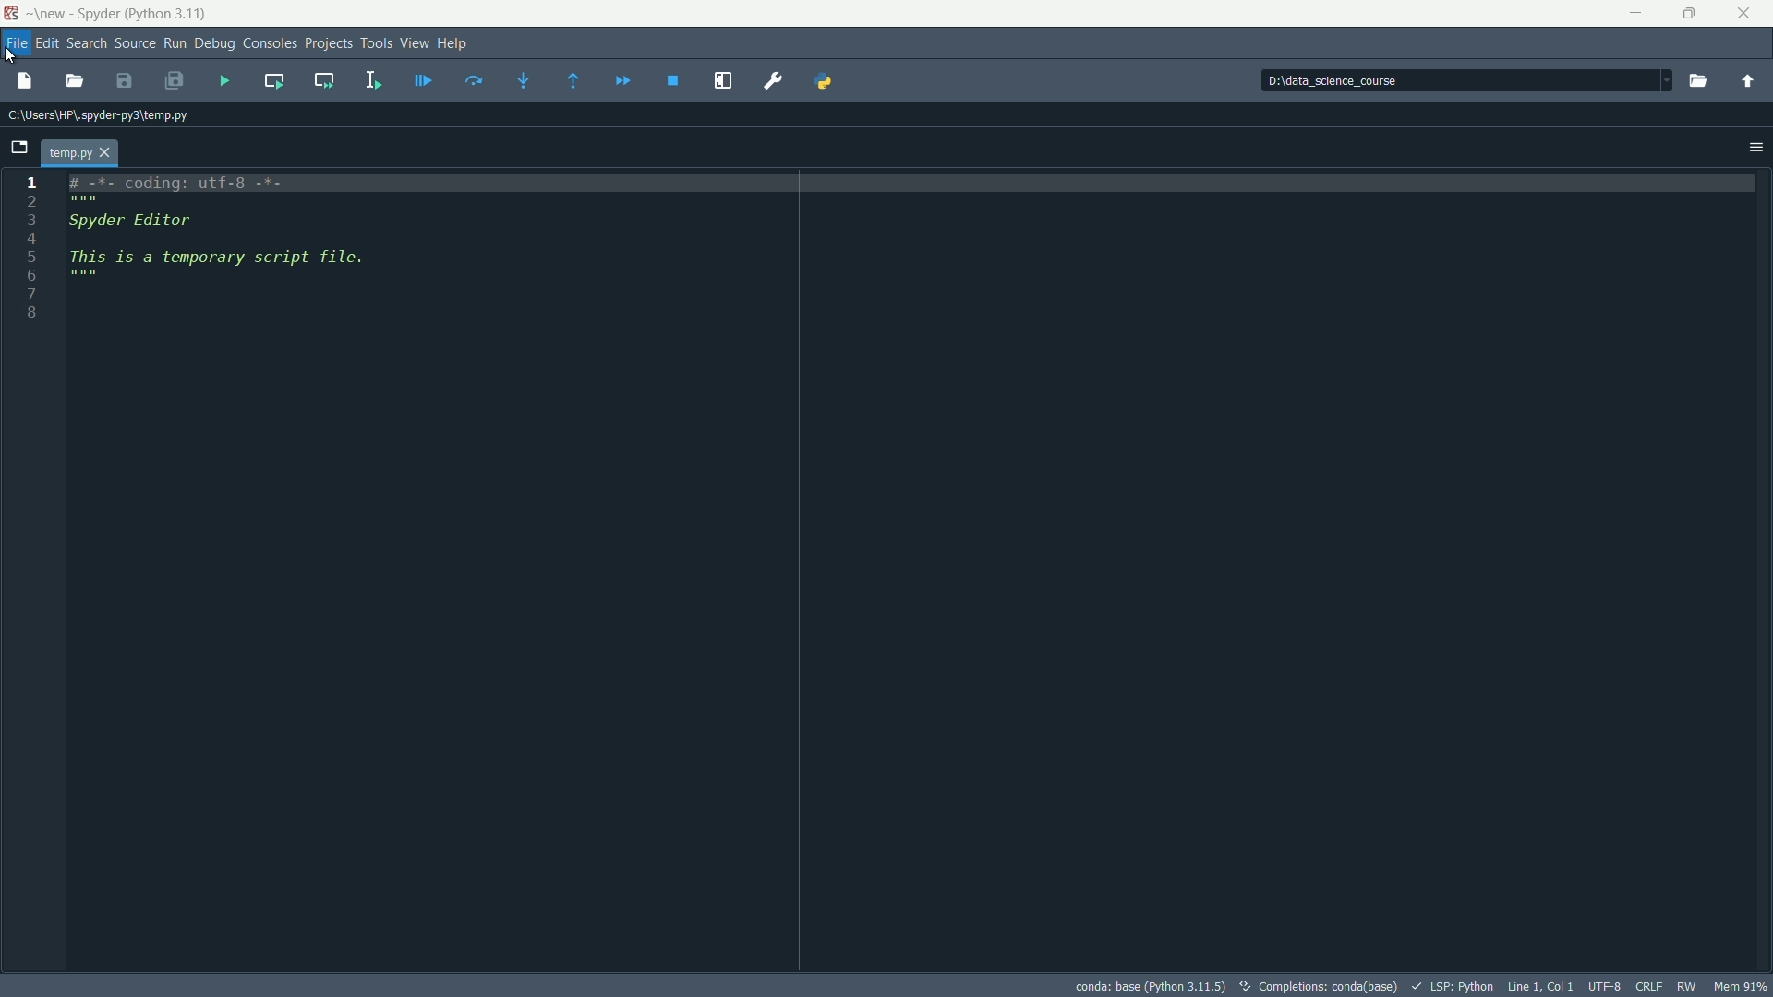 This screenshot has width=1773, height=997. Describe the element at coordinates (378, 78) in the screenshot. I see `run selection or current line` at that location.